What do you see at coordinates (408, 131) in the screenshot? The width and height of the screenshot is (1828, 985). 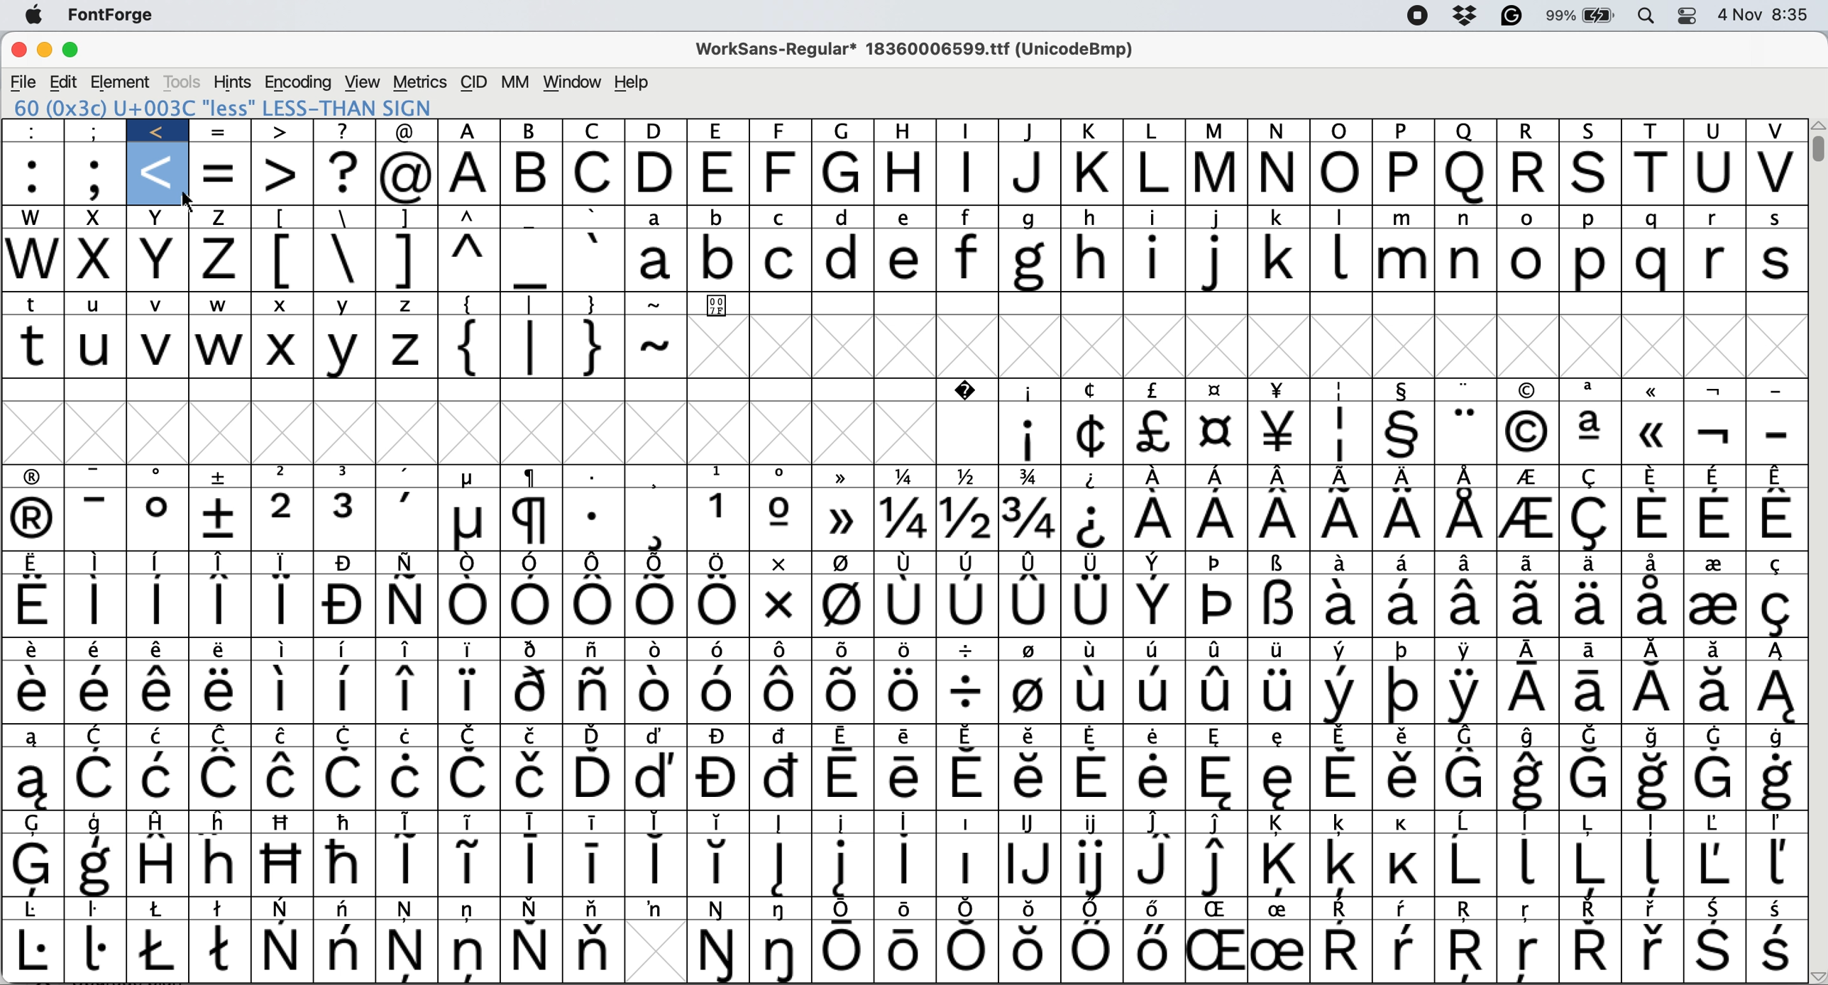 I see `@` at bounding box center [408, 131].